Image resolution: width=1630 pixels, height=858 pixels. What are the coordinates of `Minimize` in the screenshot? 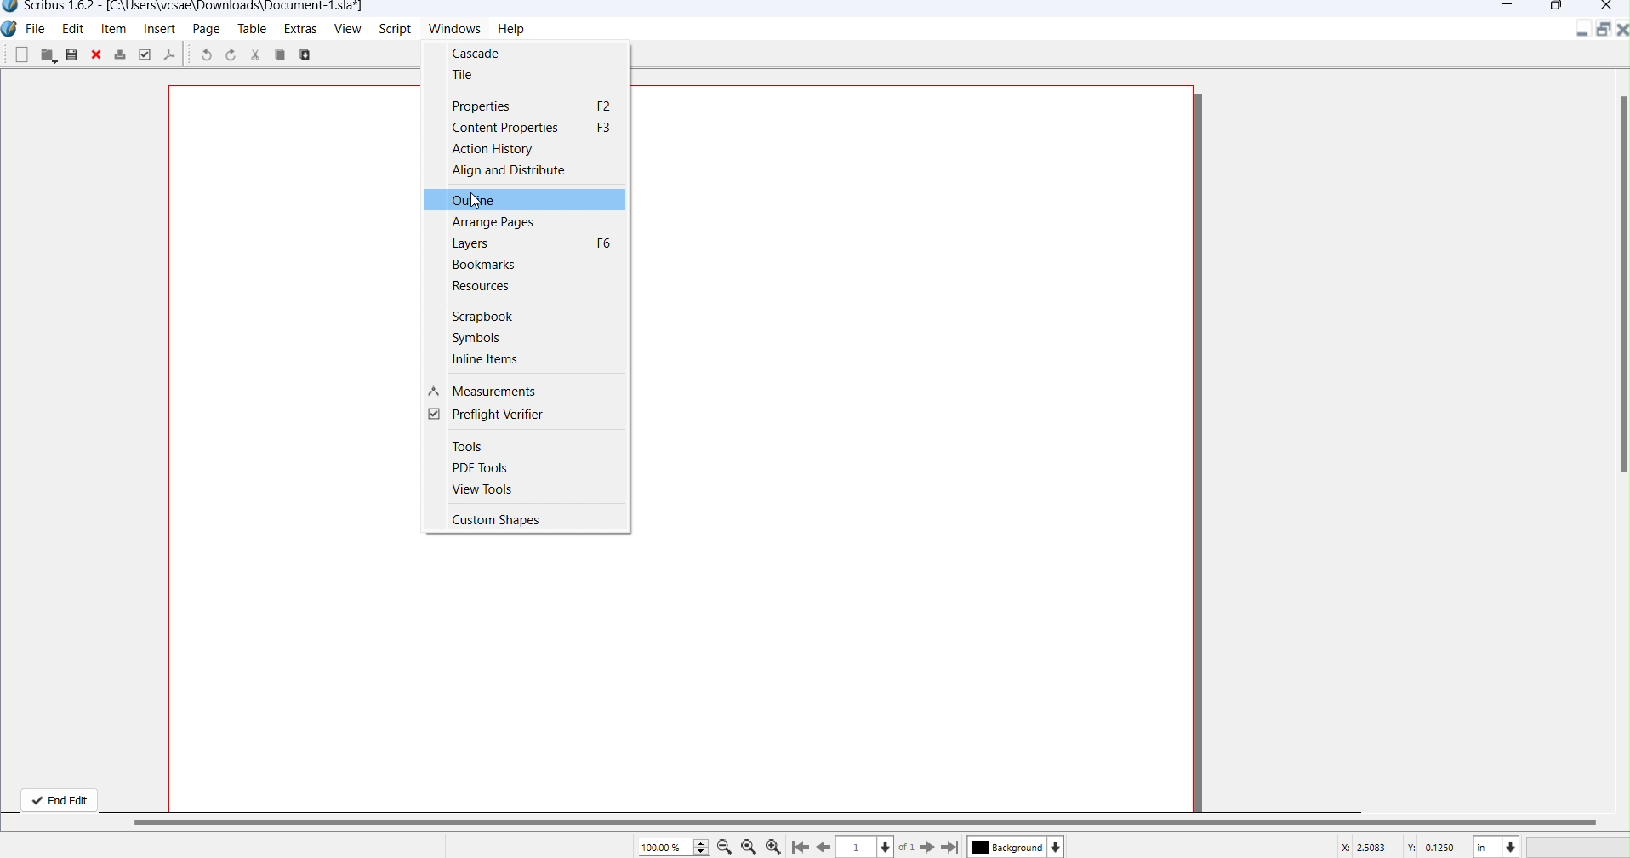 It's located at (1585, 33).